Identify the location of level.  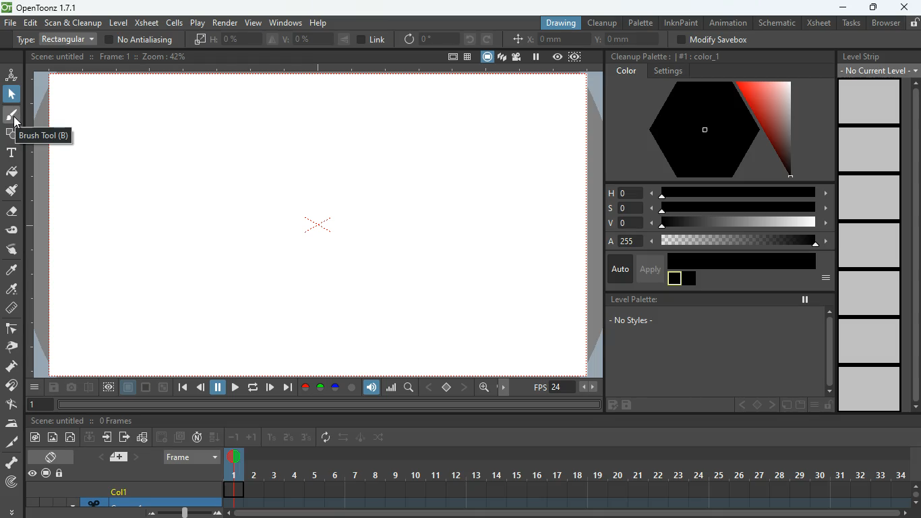
(118, 23).